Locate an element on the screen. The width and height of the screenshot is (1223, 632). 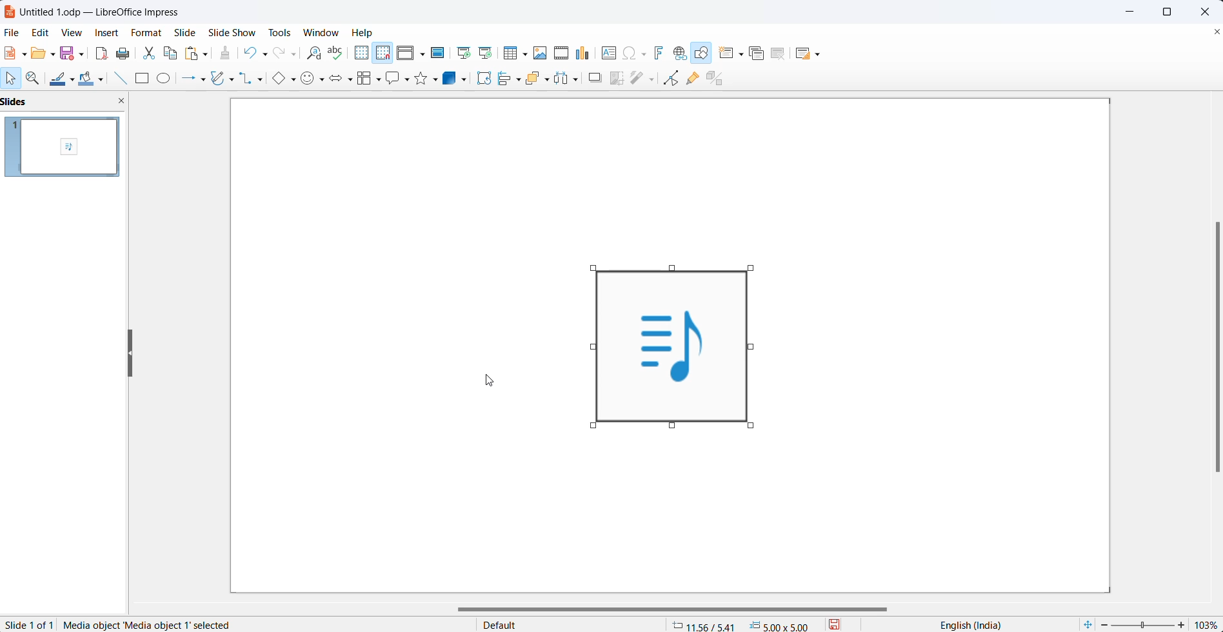
flowchart is located at coordinates (365, 81).